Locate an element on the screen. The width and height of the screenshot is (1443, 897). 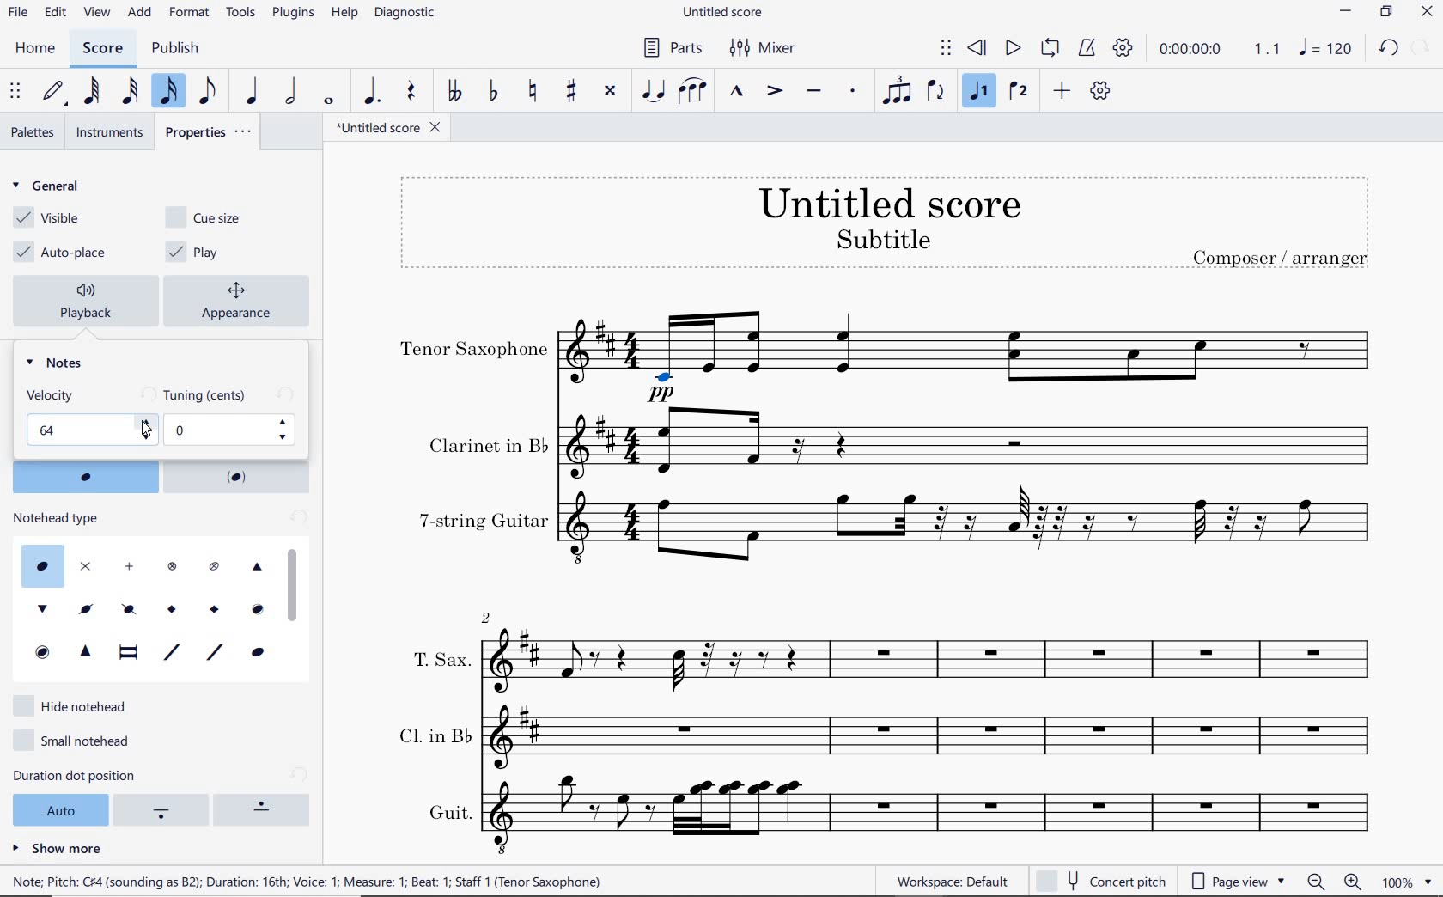
PARTS is located at coordinates (672, 46).